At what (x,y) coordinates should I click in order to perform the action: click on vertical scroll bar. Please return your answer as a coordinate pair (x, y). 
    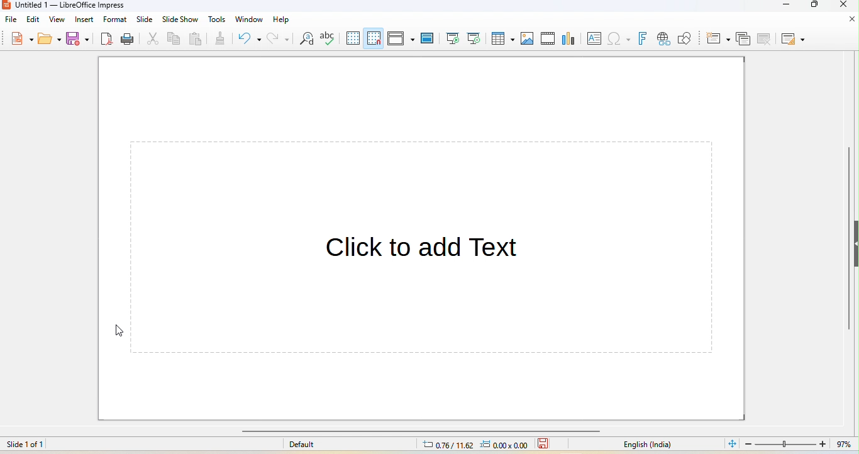
    Looking at the image, I should click on (848, 240).